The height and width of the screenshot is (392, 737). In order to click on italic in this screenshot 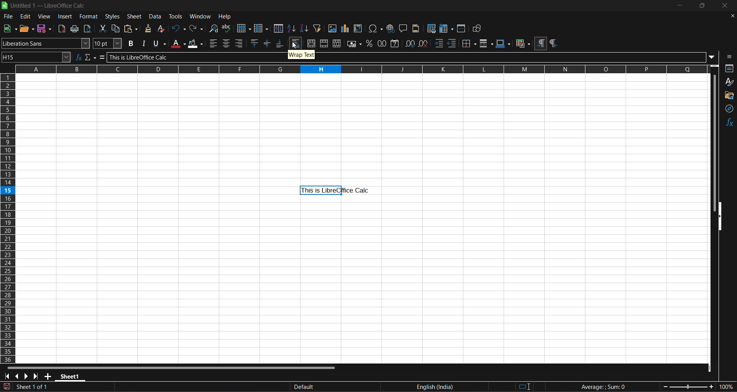, I will do `click(144, 43)`.